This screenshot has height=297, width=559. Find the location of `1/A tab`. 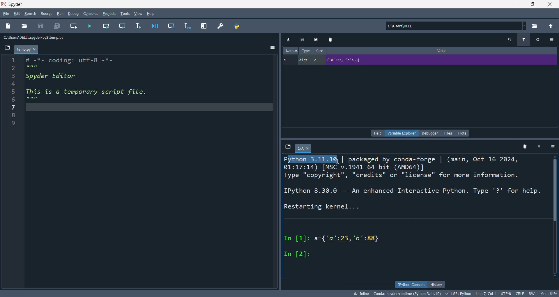

1/A tab is located at coordinates (305, 149).